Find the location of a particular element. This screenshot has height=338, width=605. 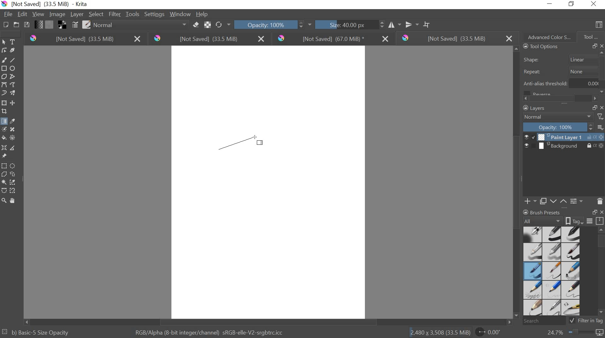

OPEN AN EXISTING DOCUMENT is located at coordinates (15, 25).